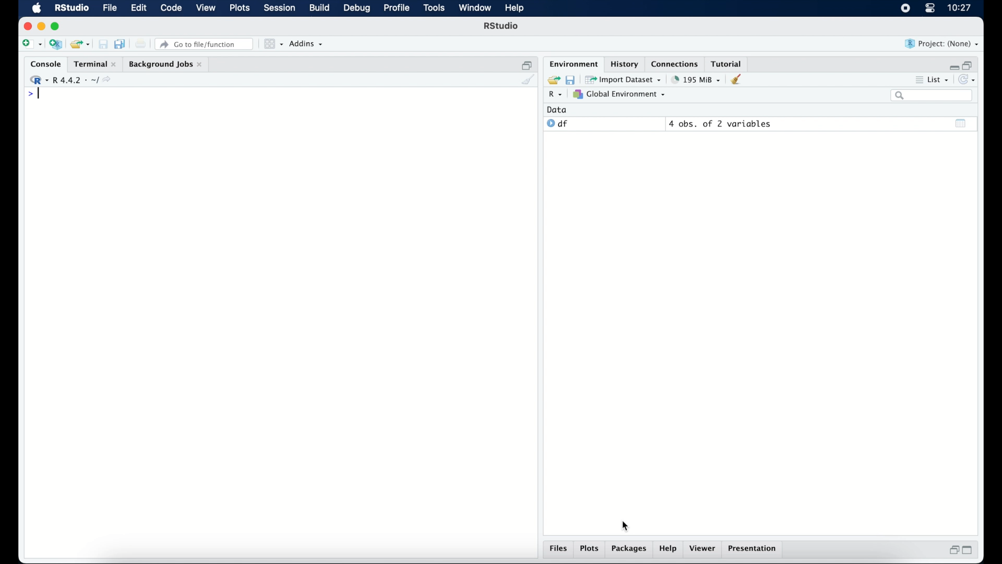  Describe the element at coordinates (73, 80) in the screenshot. I see `R 4.4.2` at that location.